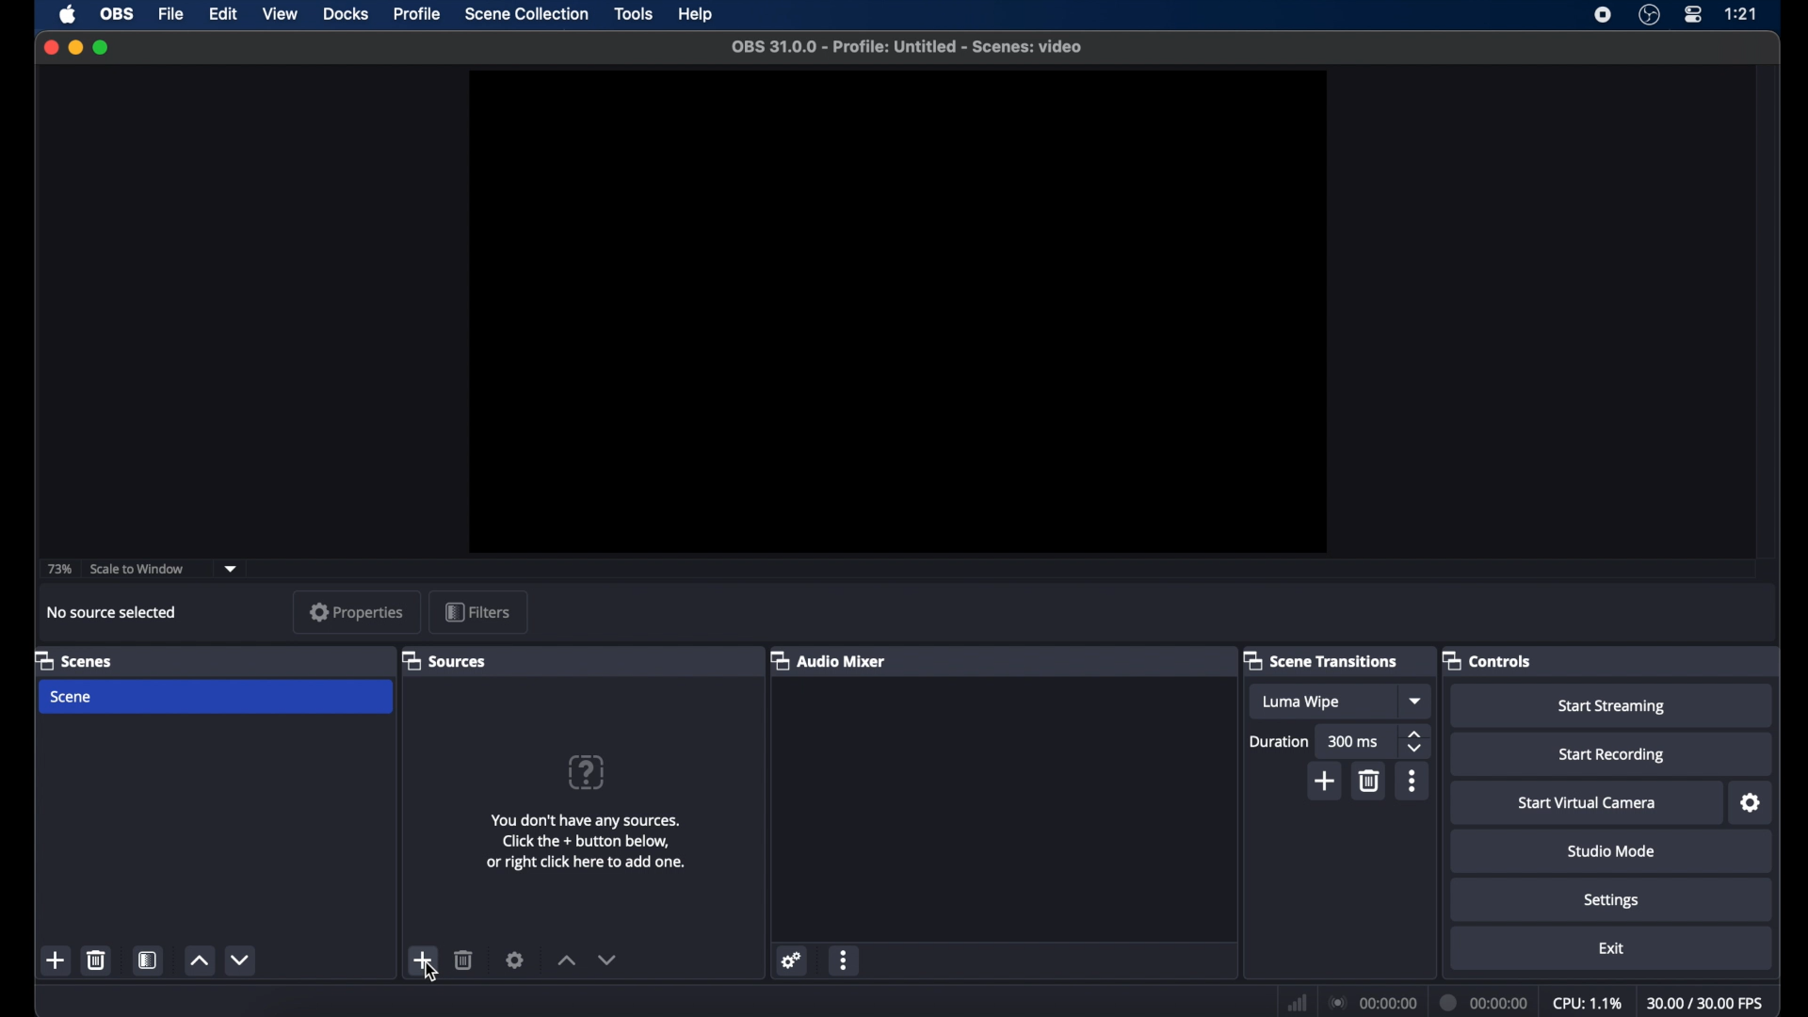 This screenshot has width=1808, height=1017. I want to click on dropdown, so click(233, 568).